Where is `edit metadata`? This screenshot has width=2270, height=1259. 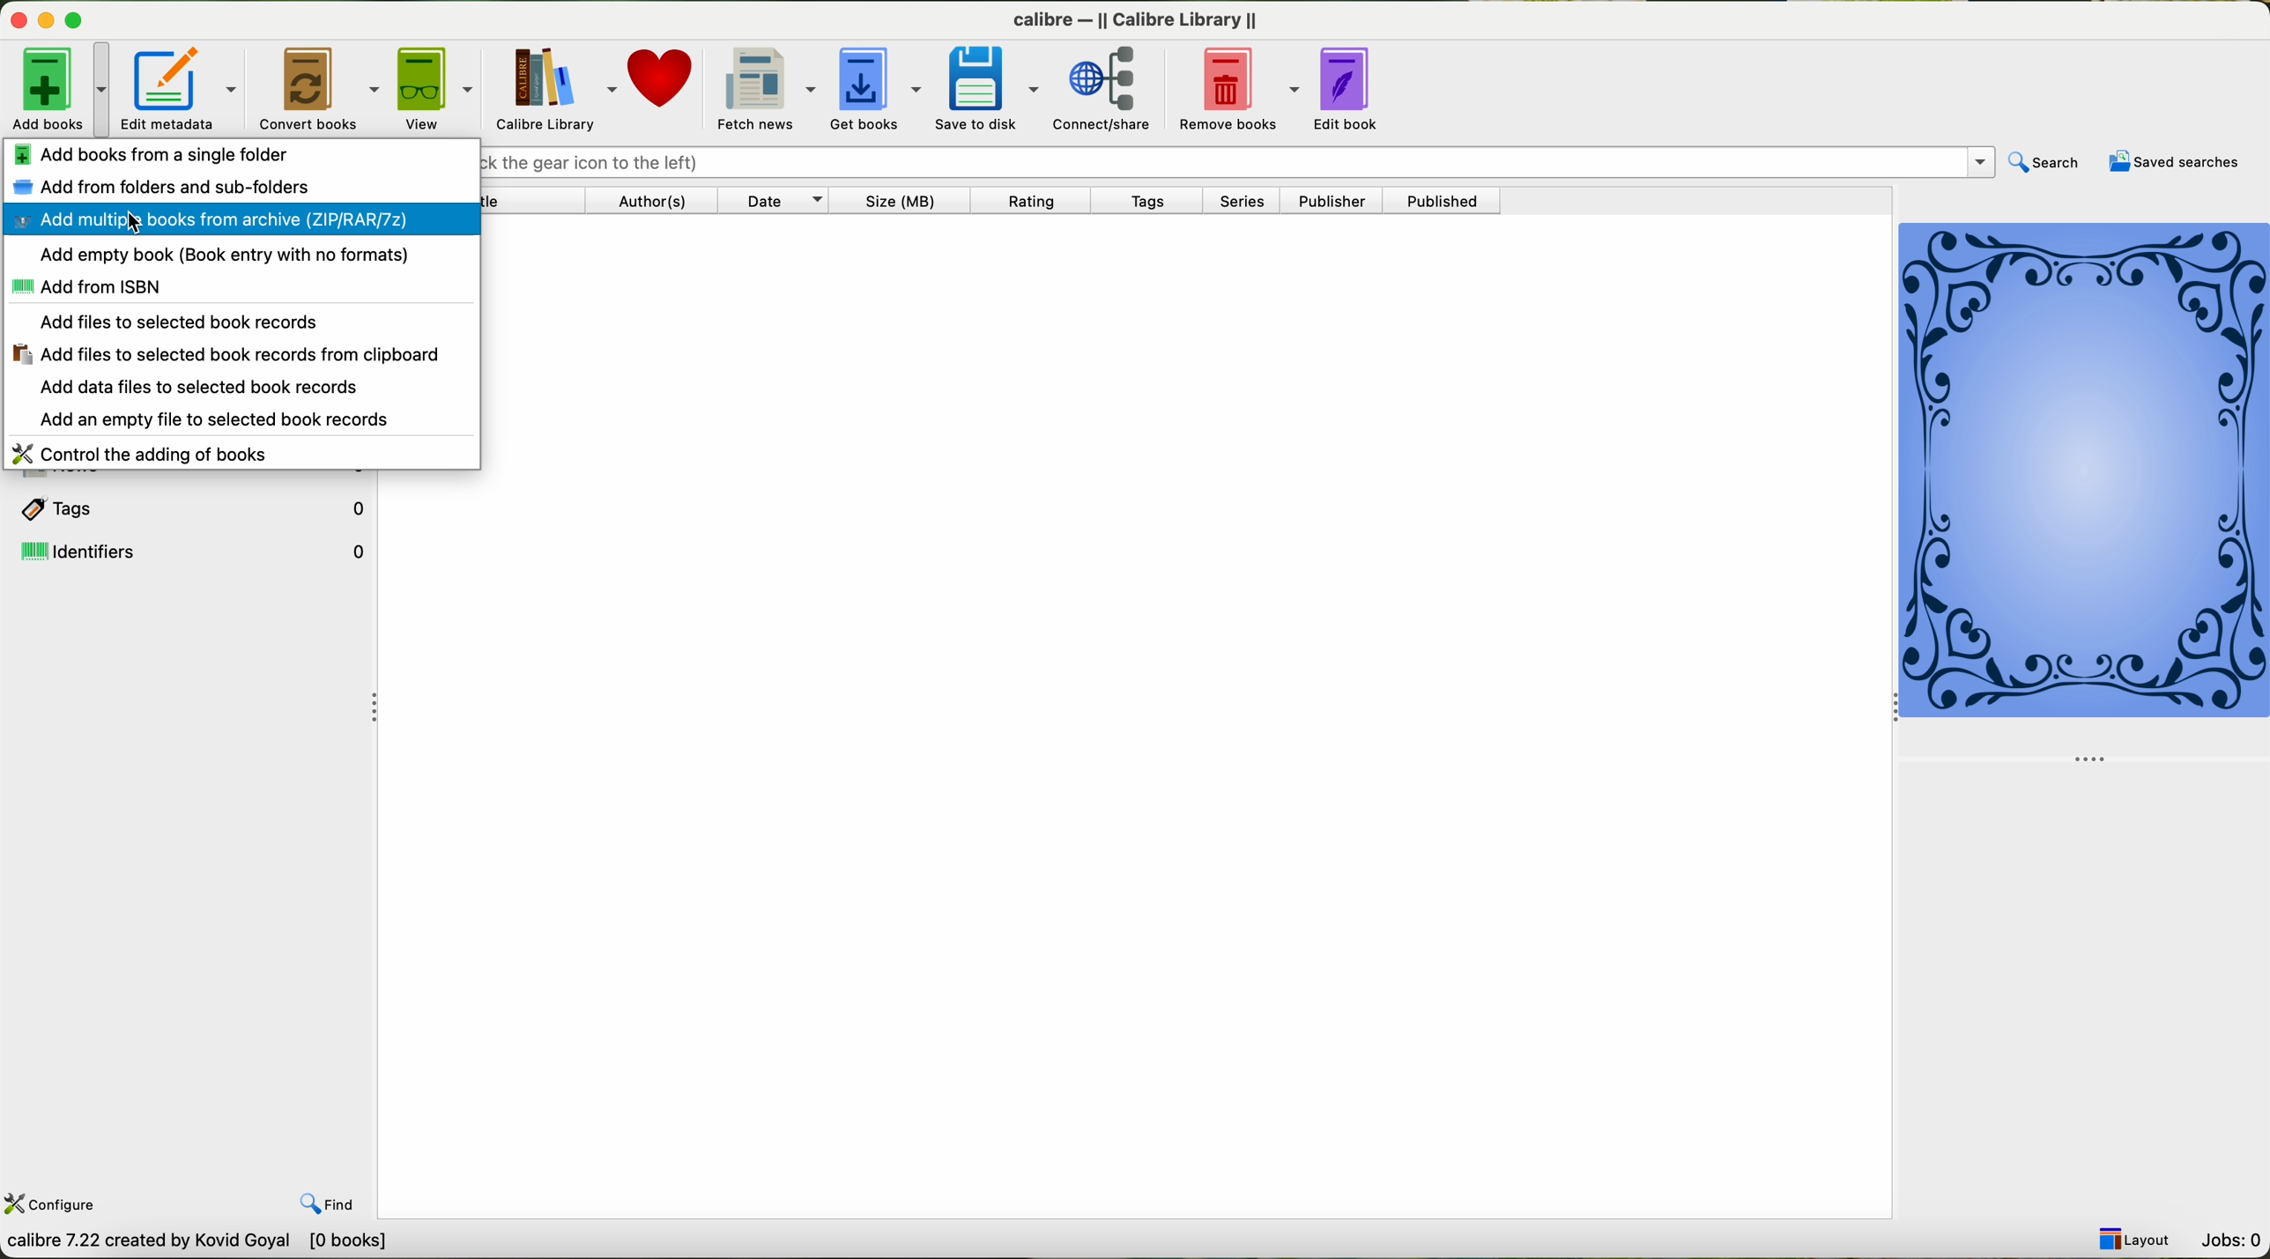 edit metadata is located at coordinates (179, 86).